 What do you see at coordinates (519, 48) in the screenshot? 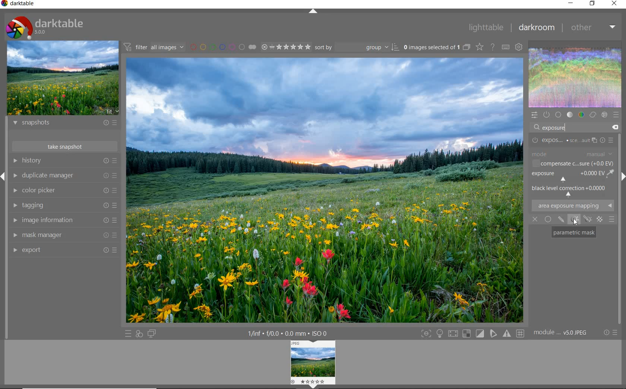
I see `show global preferences` at bounding box center [519, 48].